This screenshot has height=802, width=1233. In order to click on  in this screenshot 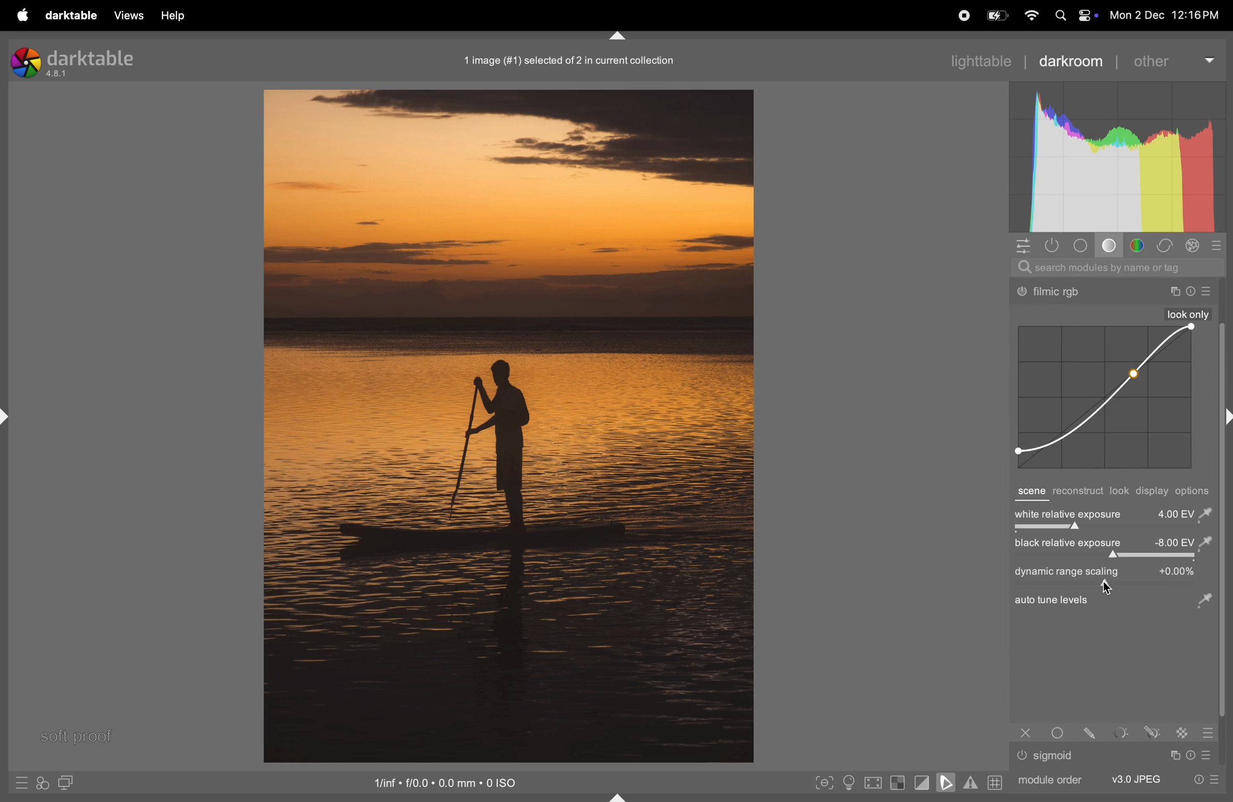, I will do `click(1193, 755)`.